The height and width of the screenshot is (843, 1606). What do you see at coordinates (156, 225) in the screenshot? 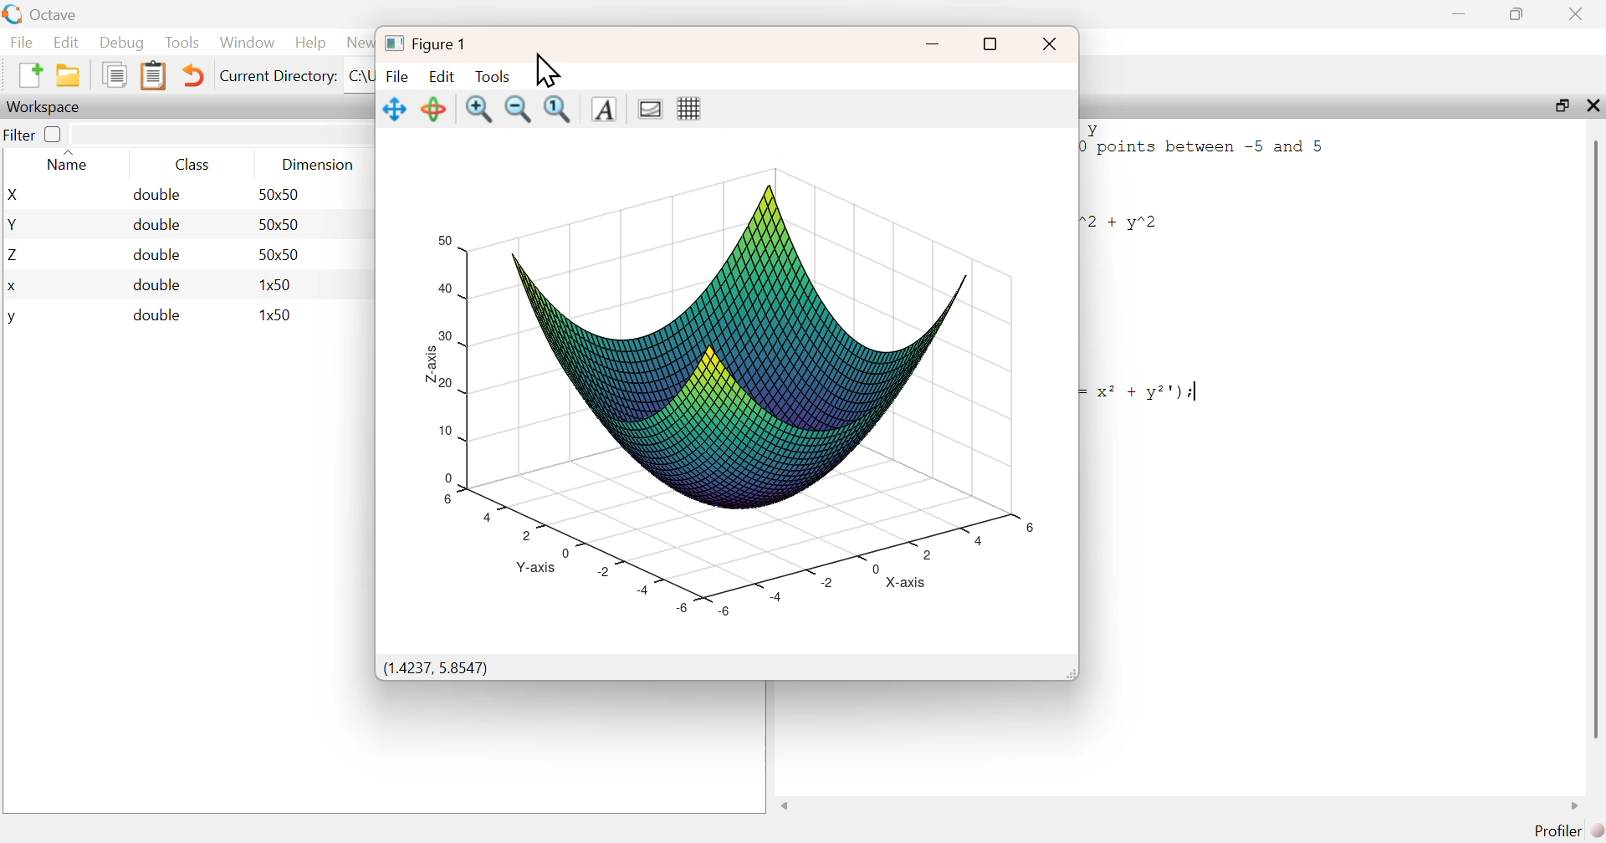
I see `double` at bounding box center [156, 225].